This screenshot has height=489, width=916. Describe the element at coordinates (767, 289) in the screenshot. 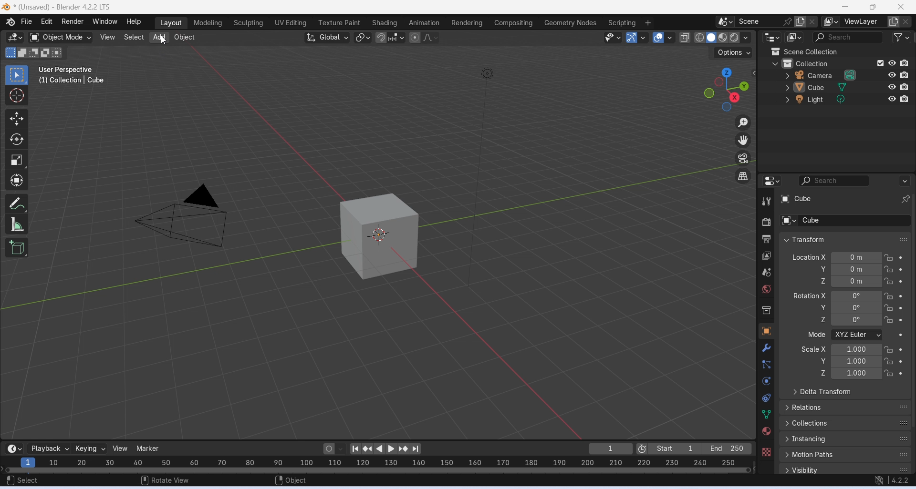

I see `world` at that location.